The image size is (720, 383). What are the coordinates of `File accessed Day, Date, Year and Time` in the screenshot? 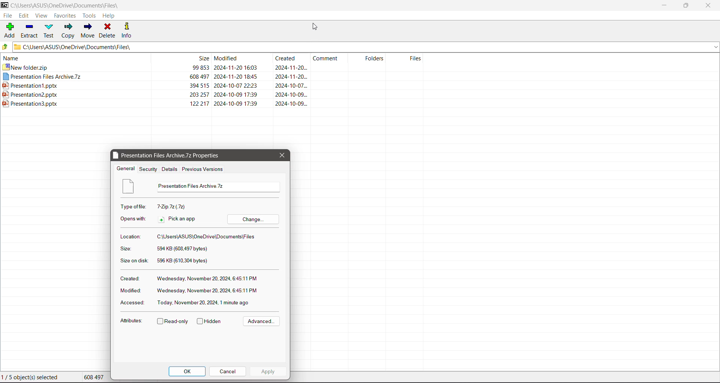 It's located at (205, 304).